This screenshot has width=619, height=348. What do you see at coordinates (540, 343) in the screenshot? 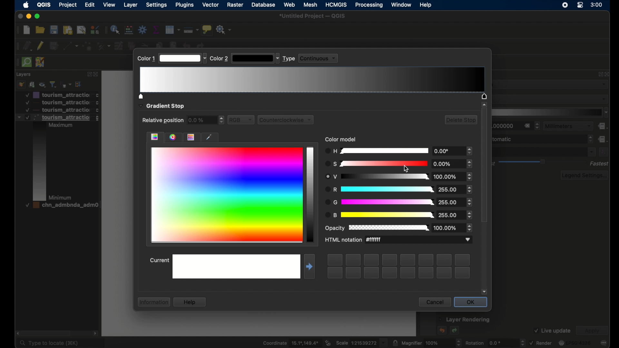
I see `render` at bounding box center [540, 343].